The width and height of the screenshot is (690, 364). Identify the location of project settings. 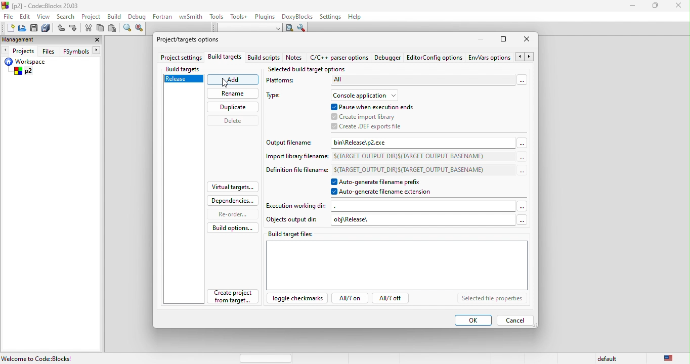
(181, 58).